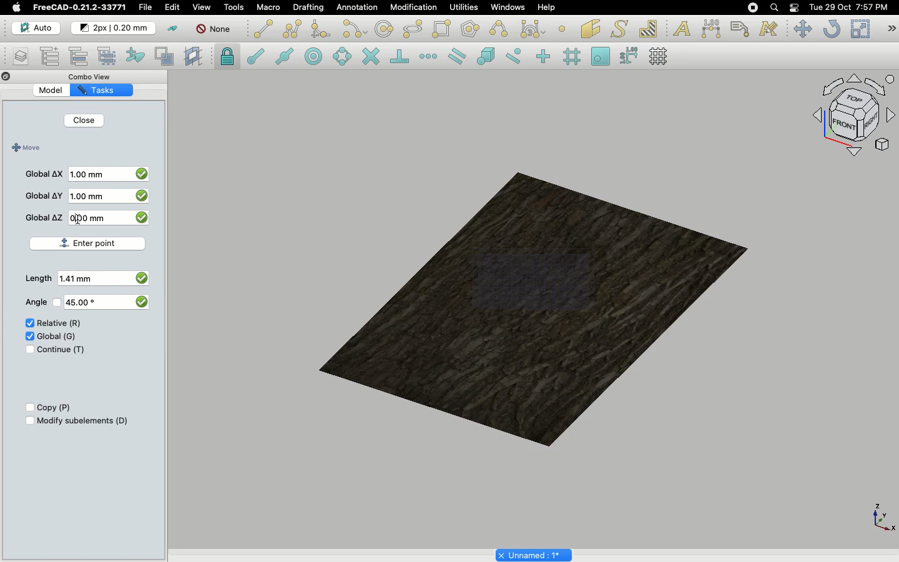 The image size is (899, 562). What do you see at coordinates (83, 303) in the screenshot?
I see `45` at bounding box center [83, 303].